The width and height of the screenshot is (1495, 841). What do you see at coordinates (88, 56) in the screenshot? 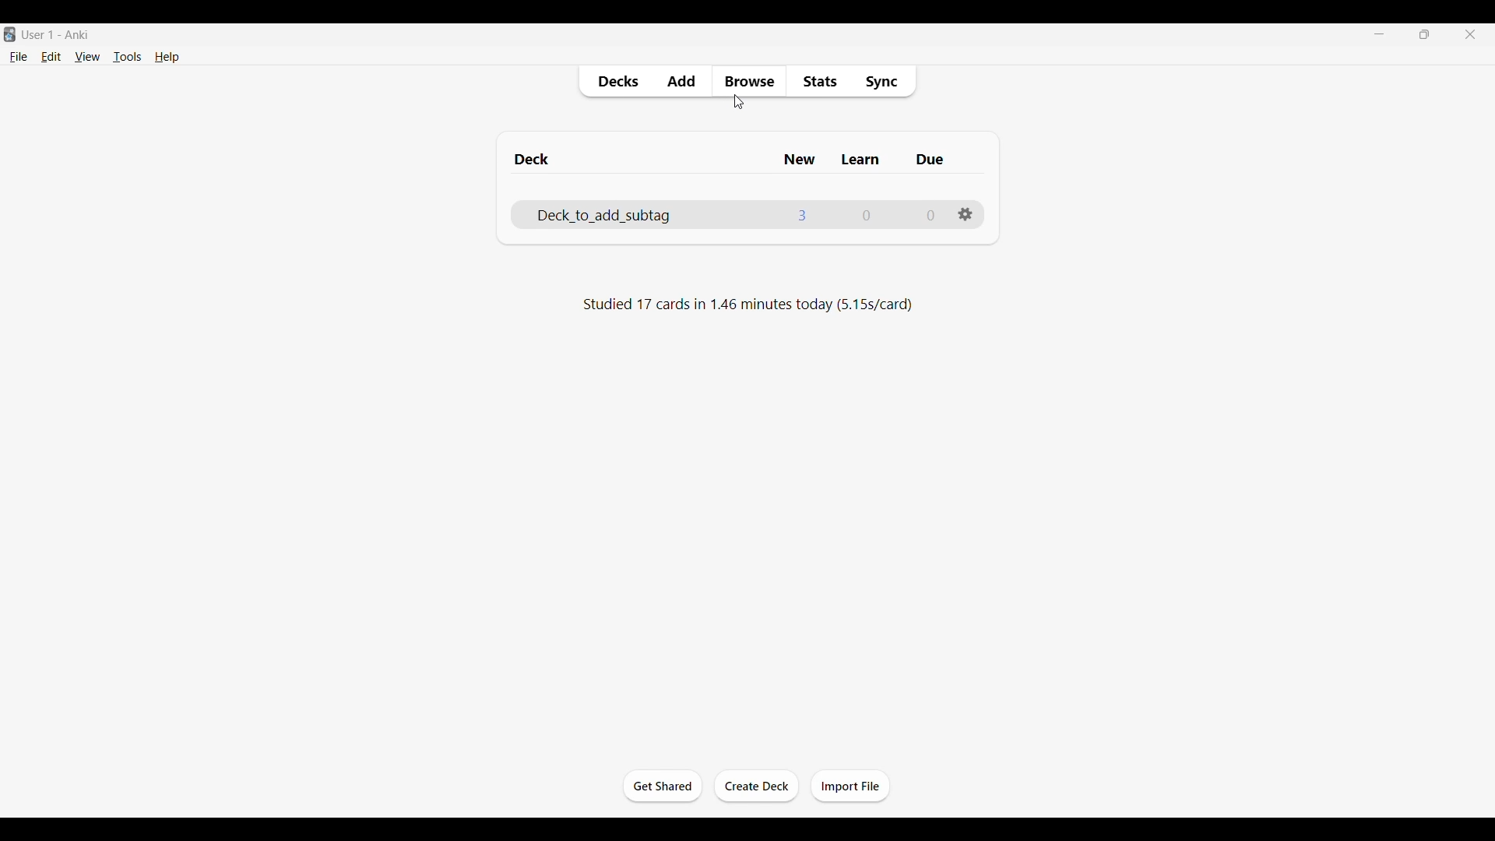
I see `View menu` at bounding box center [88, 56].